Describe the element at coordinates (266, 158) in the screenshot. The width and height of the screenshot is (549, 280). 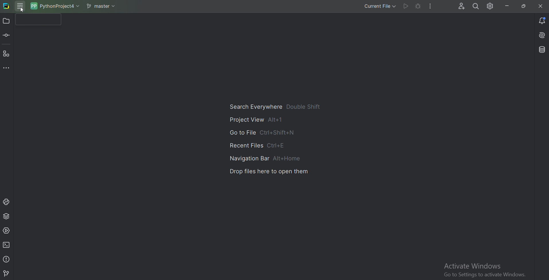
I see `Navigation bar` at that location.